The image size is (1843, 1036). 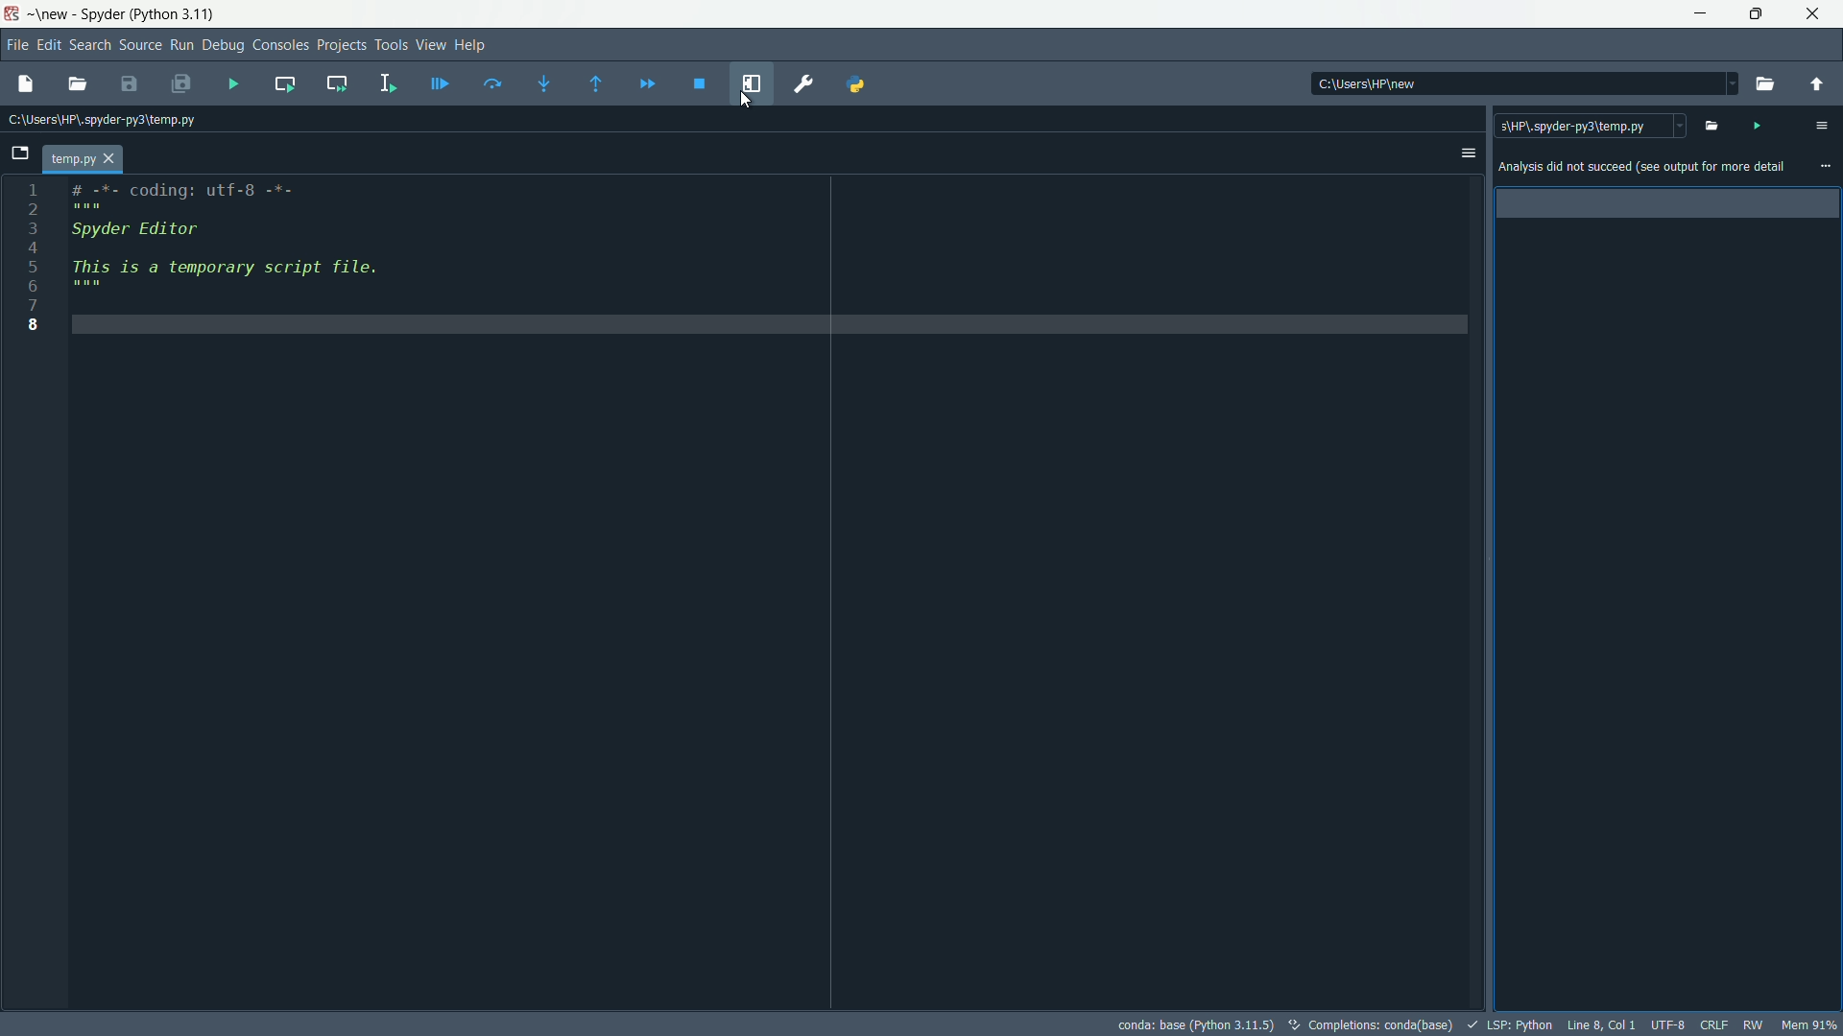 What do you see at coordinates (1827, 167) in the screenshot?
I see `more options` at bounding box center [1827, 167].